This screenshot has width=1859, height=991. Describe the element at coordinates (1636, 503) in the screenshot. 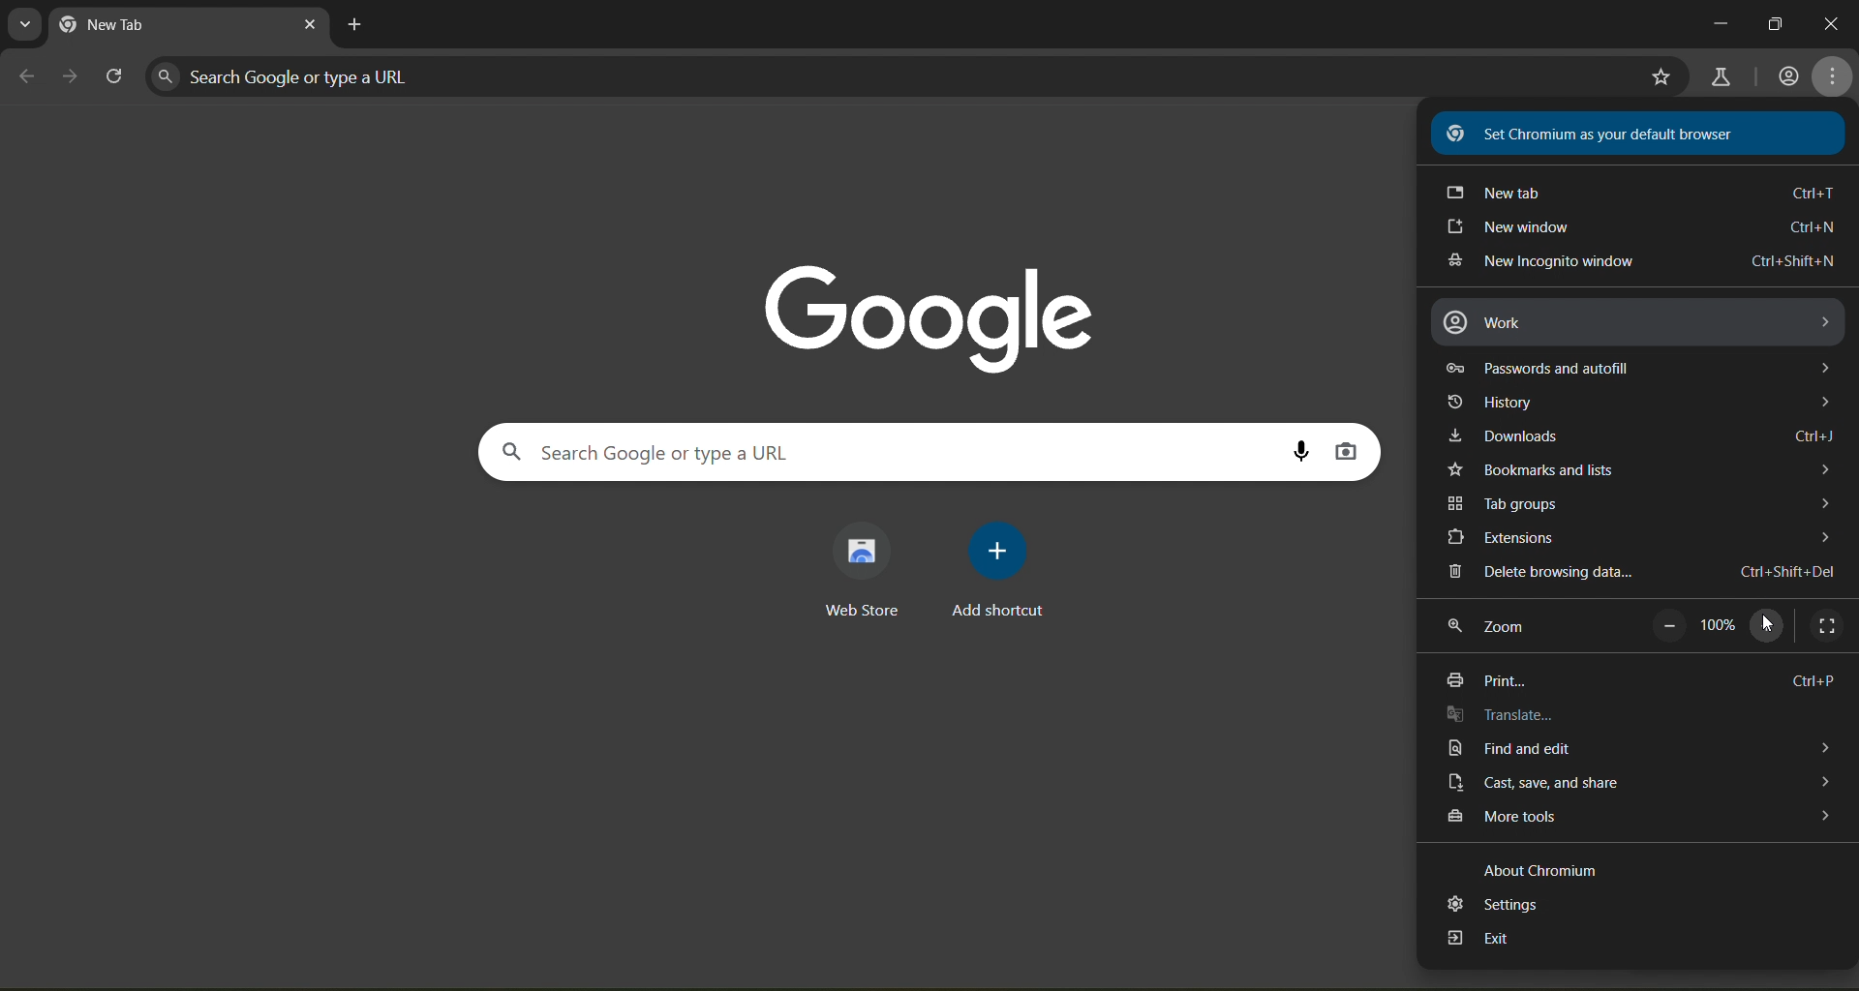

I see `tab groups` at that location.